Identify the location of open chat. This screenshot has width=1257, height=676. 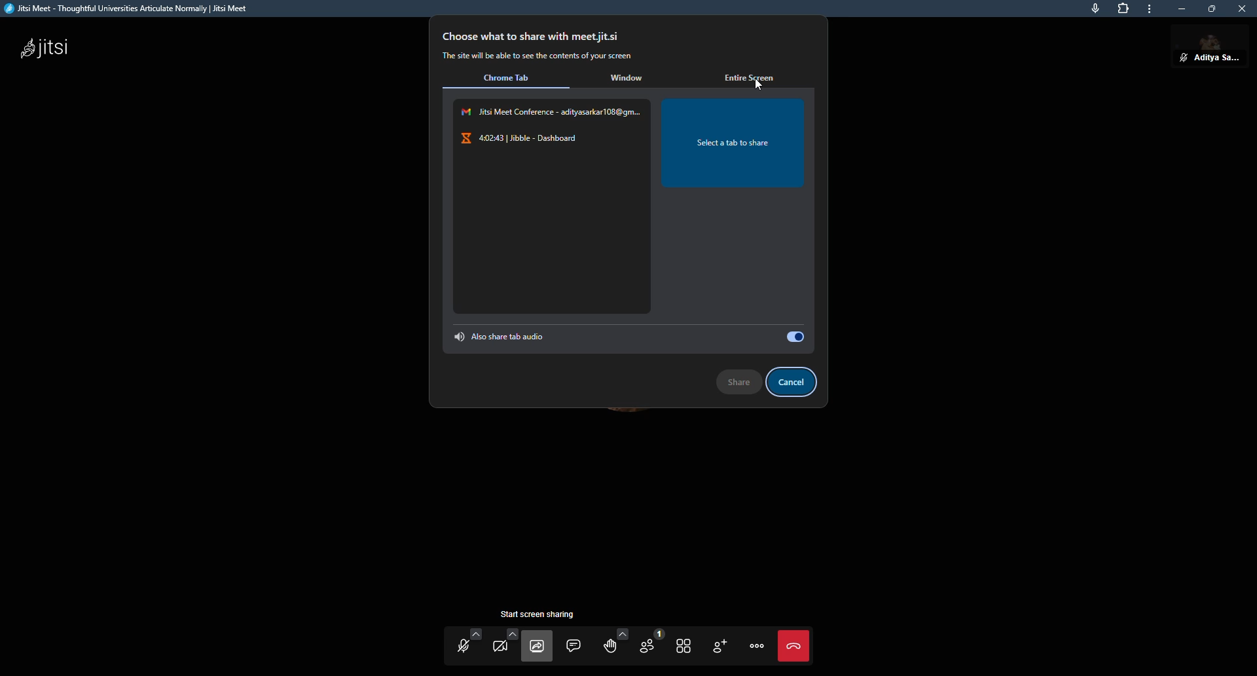
(576, 646).